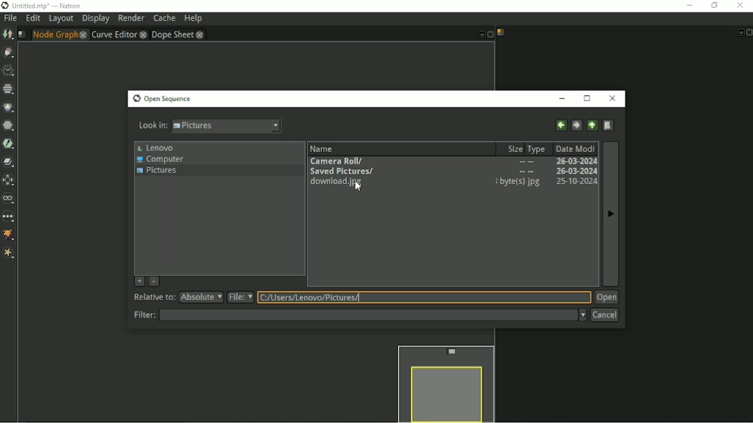 Image resolution: width=753 pixels, height=423 pixels. What do you see at coordinates (21, 34) in the screenshot?
I see `Script name` at bounding box center [21, 34].